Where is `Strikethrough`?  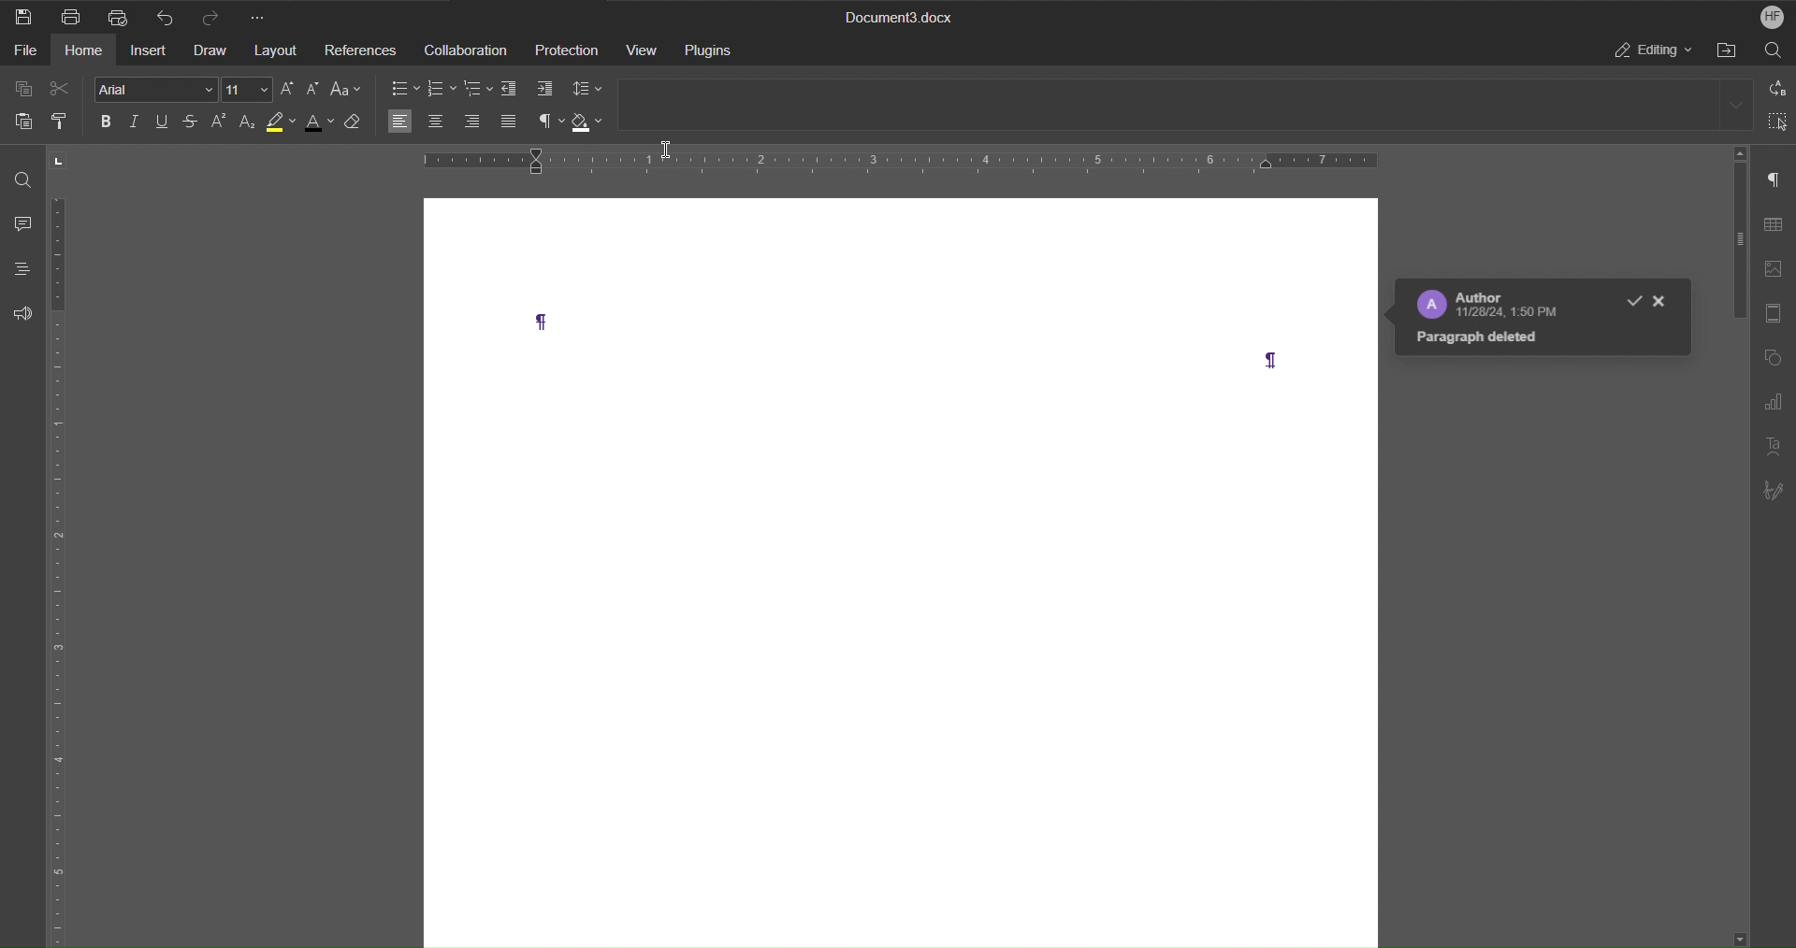
Strikethrough is located at coordinates (195, 121).